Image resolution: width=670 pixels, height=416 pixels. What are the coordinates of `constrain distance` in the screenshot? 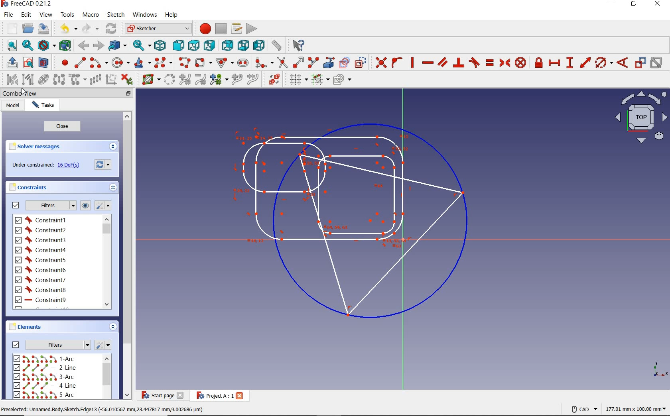 It's located at (585, 64).